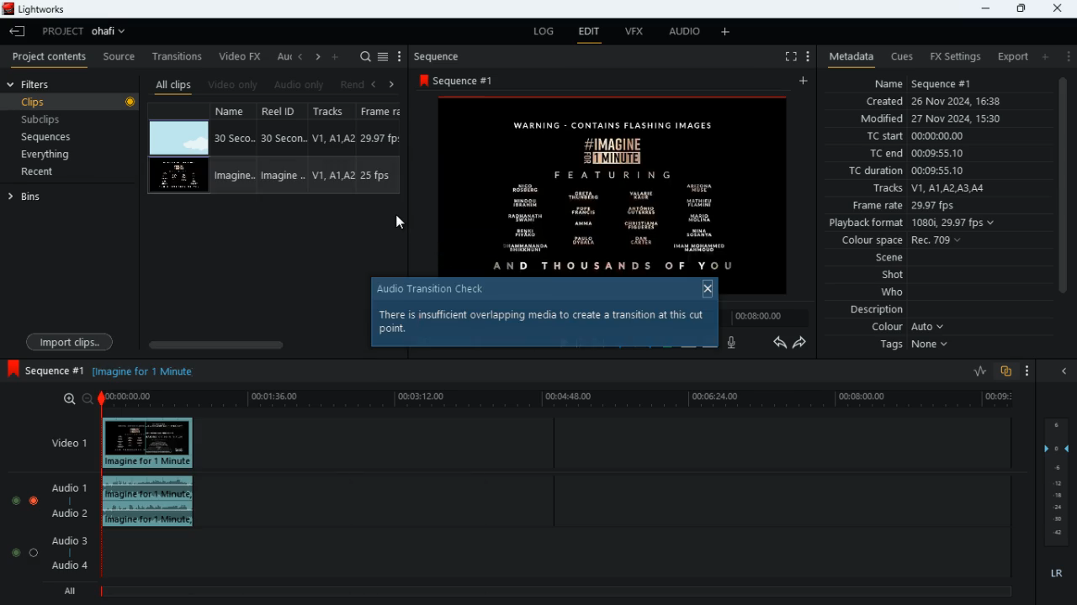 This screenshot has height=605, width=1077. I want to click on audio only, so click(300, 85).